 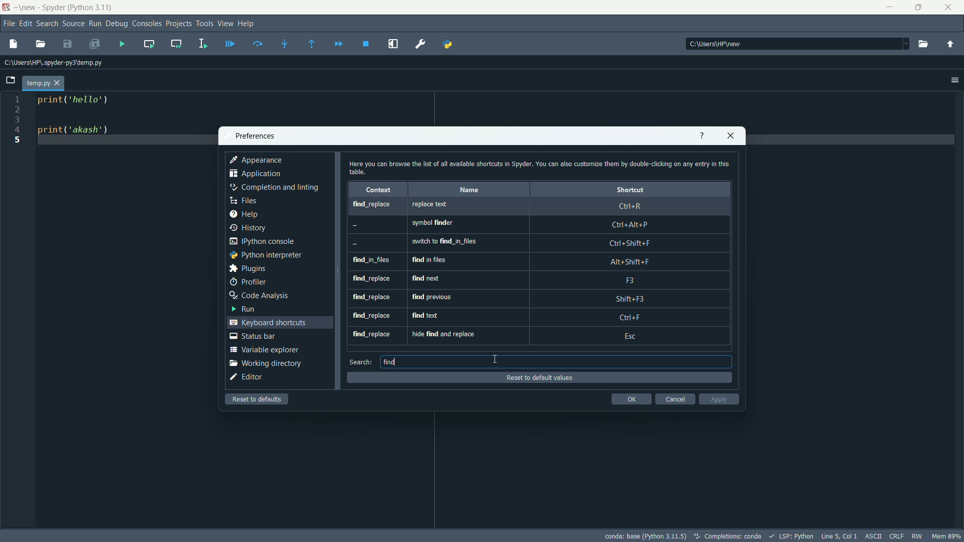 What do you see at coordinates (176, 42) in the screenshot?
I see `run current cell and go to next one` at bounding box center [176, 42].